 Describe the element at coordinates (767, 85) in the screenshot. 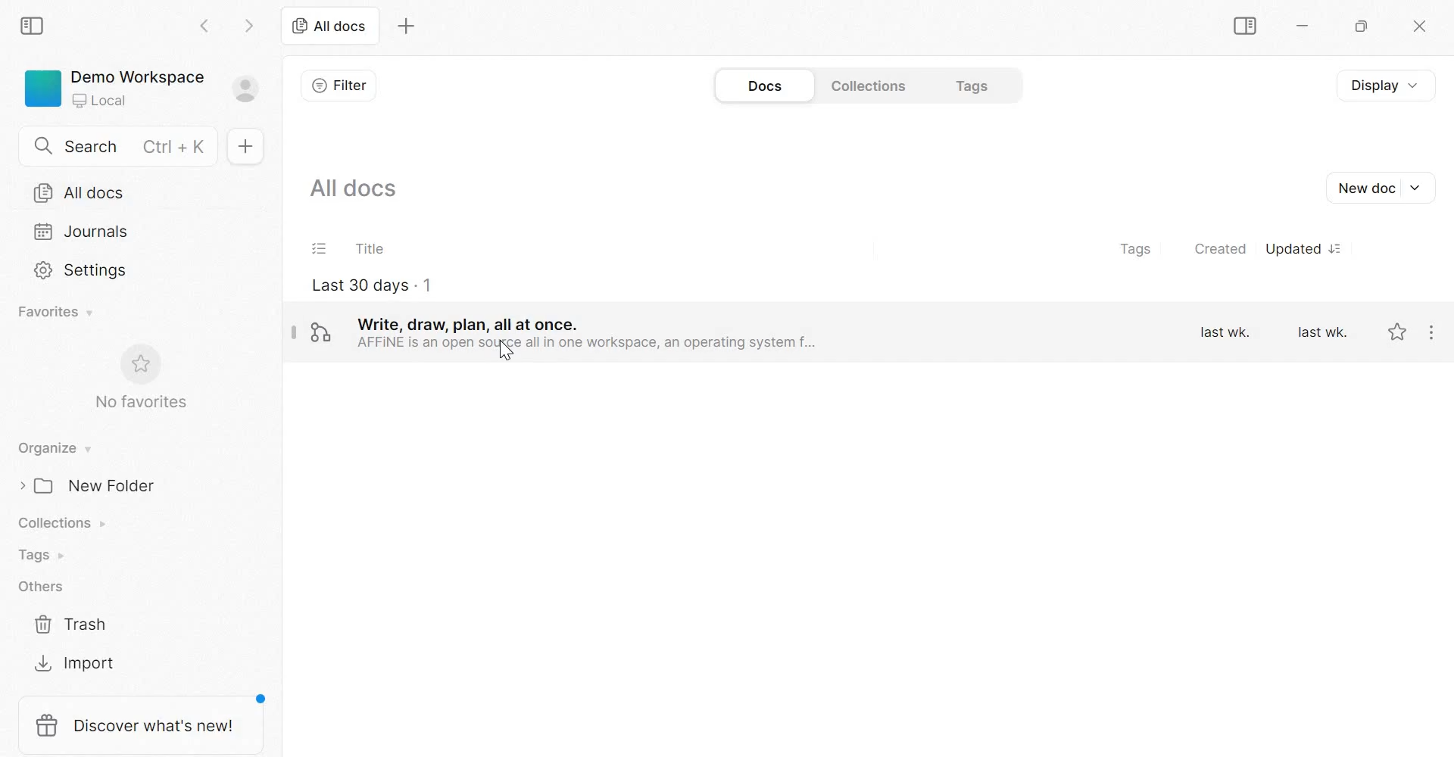

I see `Docs` at that location.